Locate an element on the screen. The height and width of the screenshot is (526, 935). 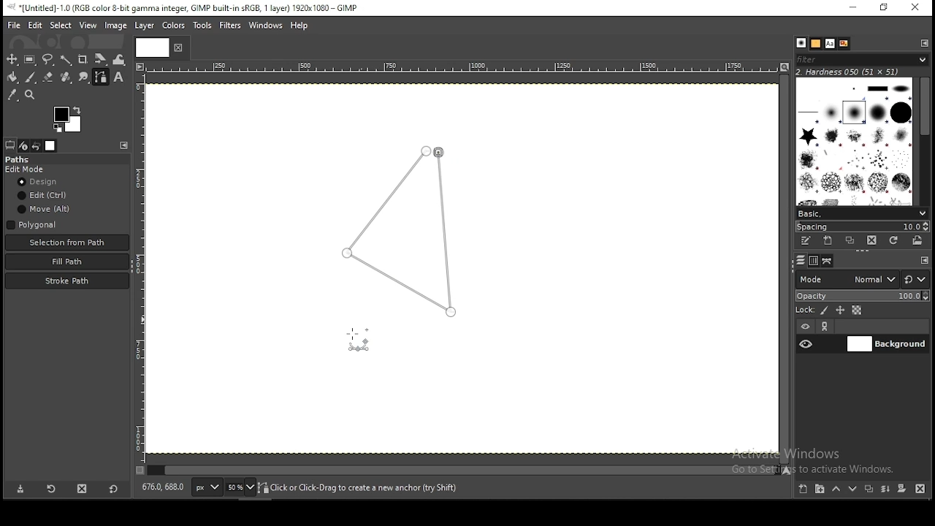
fuzzy selection tool is located at coordinates (66, 59).